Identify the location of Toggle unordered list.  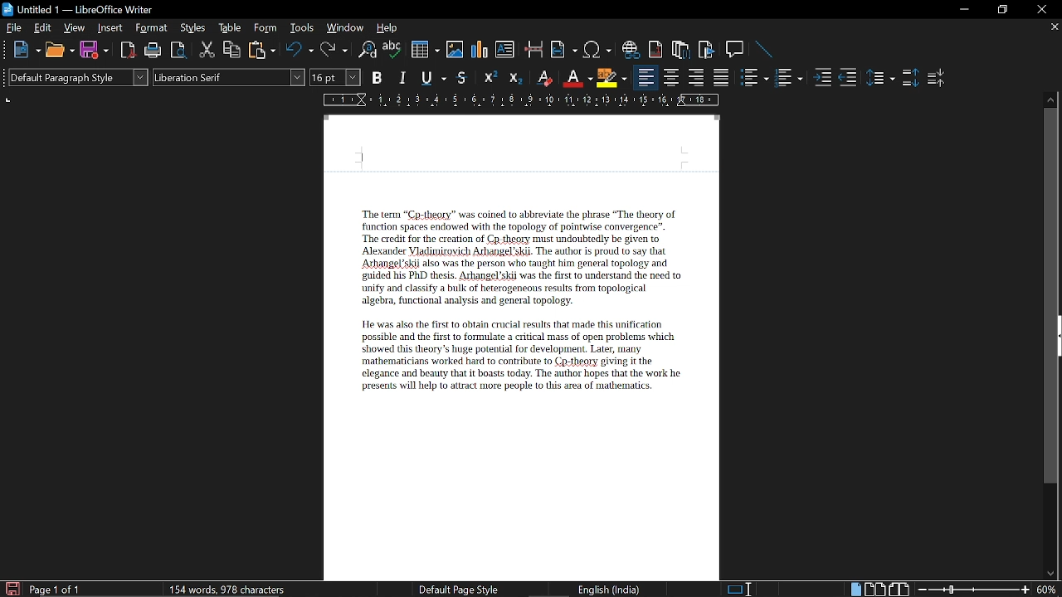
(787, 78).